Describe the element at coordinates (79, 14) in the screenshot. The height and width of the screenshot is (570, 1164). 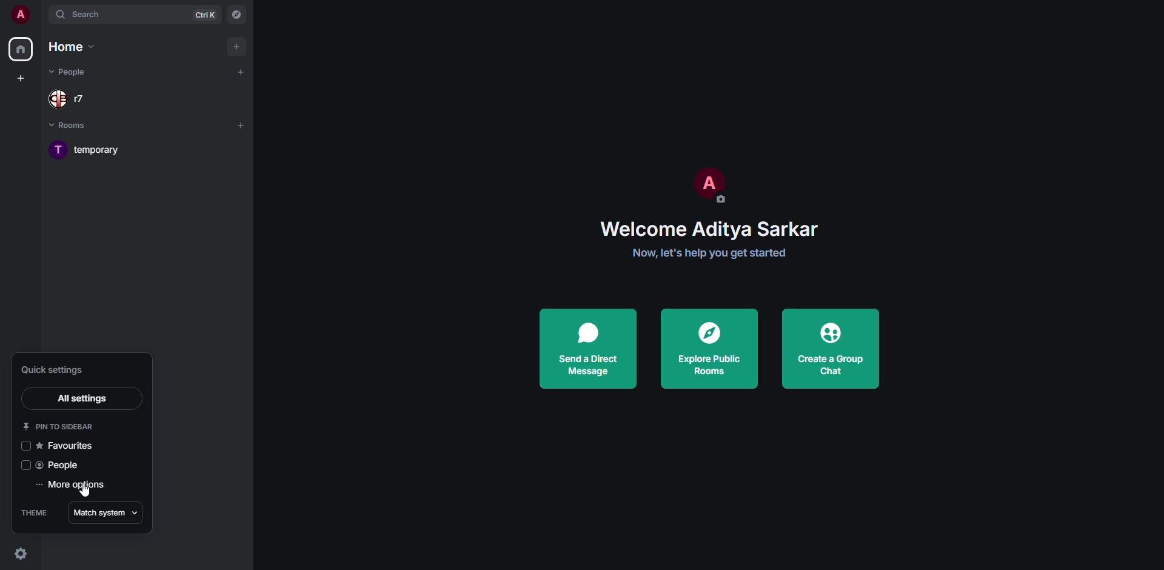
I see `search` at that location.